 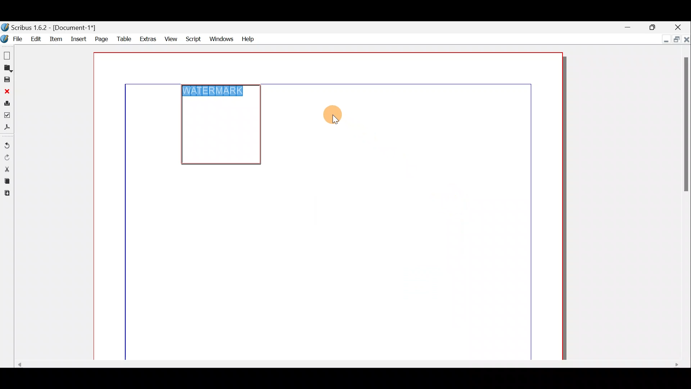 I want to click on Minimise, so click(x=629, y=26).